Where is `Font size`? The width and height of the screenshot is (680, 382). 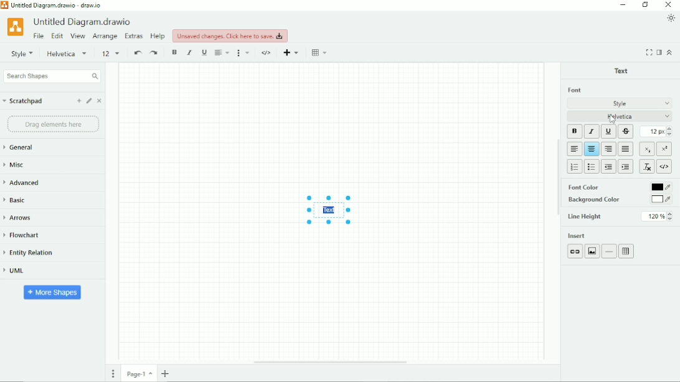 Font size is located at coordinates (111, 54).